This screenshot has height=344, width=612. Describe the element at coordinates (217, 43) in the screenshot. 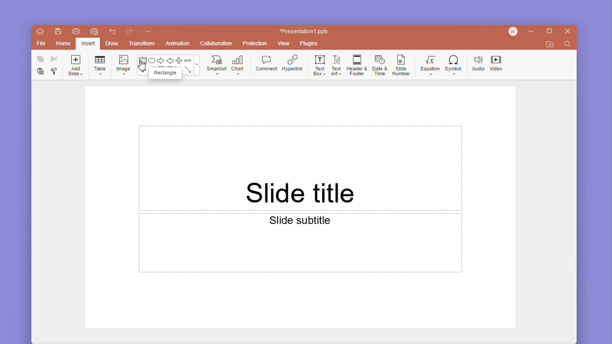

I see `collaboration` at that location.